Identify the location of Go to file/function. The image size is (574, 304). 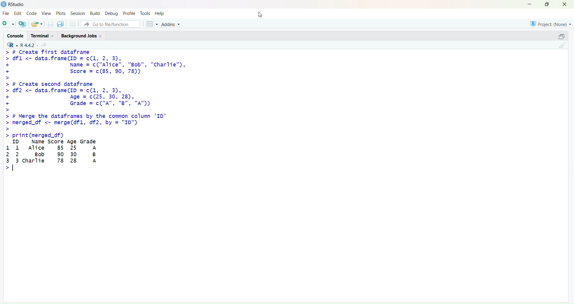
(110, 24).